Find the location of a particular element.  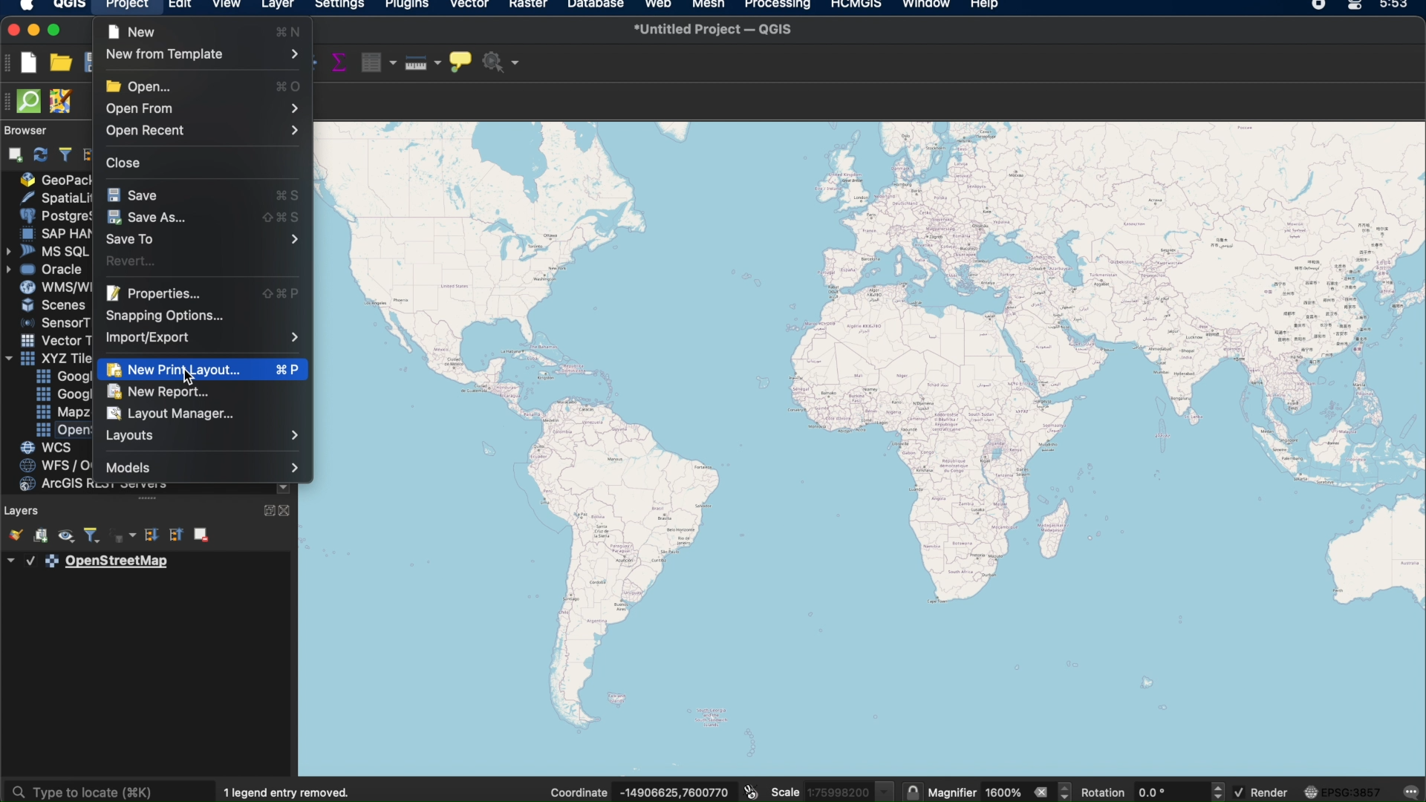

messages is located at coordinates (1411, 790).